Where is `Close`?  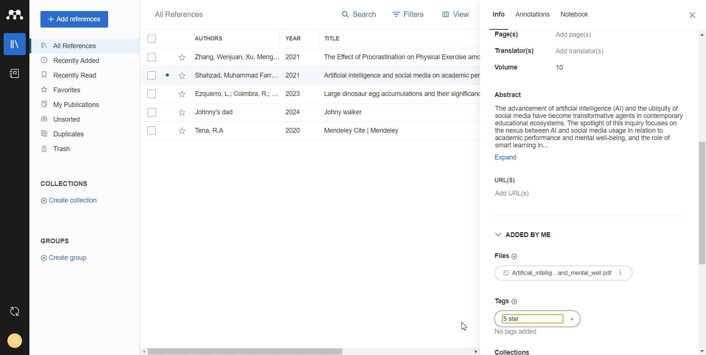 Close is located at coordinates (693, 15).